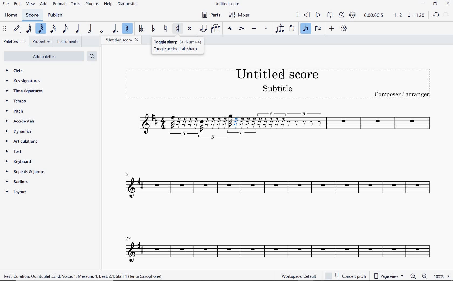  Describe the element at coordinates (277, 83) in the screenshot. I see `title` at that location.